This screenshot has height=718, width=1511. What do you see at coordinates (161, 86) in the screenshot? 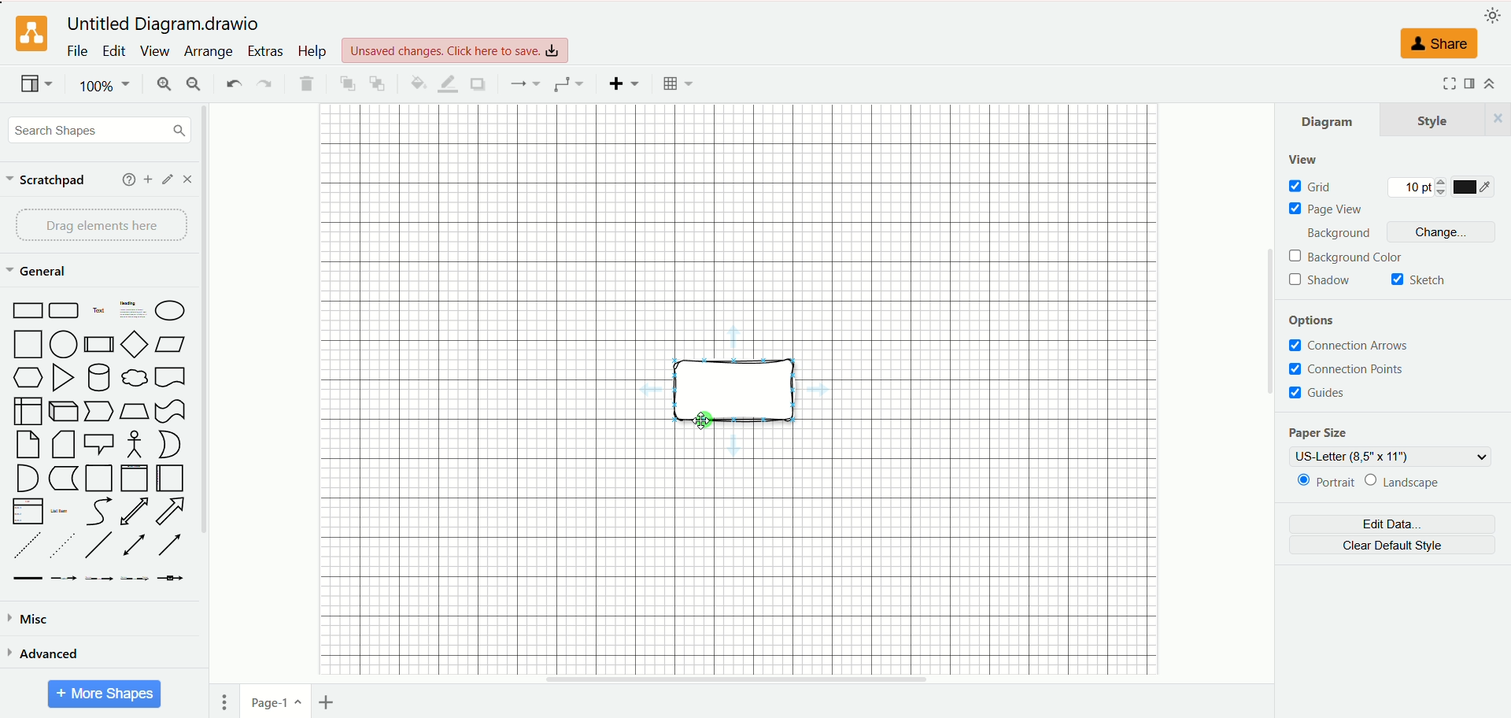
I see `zoom in` at bounding box center [161, 86].